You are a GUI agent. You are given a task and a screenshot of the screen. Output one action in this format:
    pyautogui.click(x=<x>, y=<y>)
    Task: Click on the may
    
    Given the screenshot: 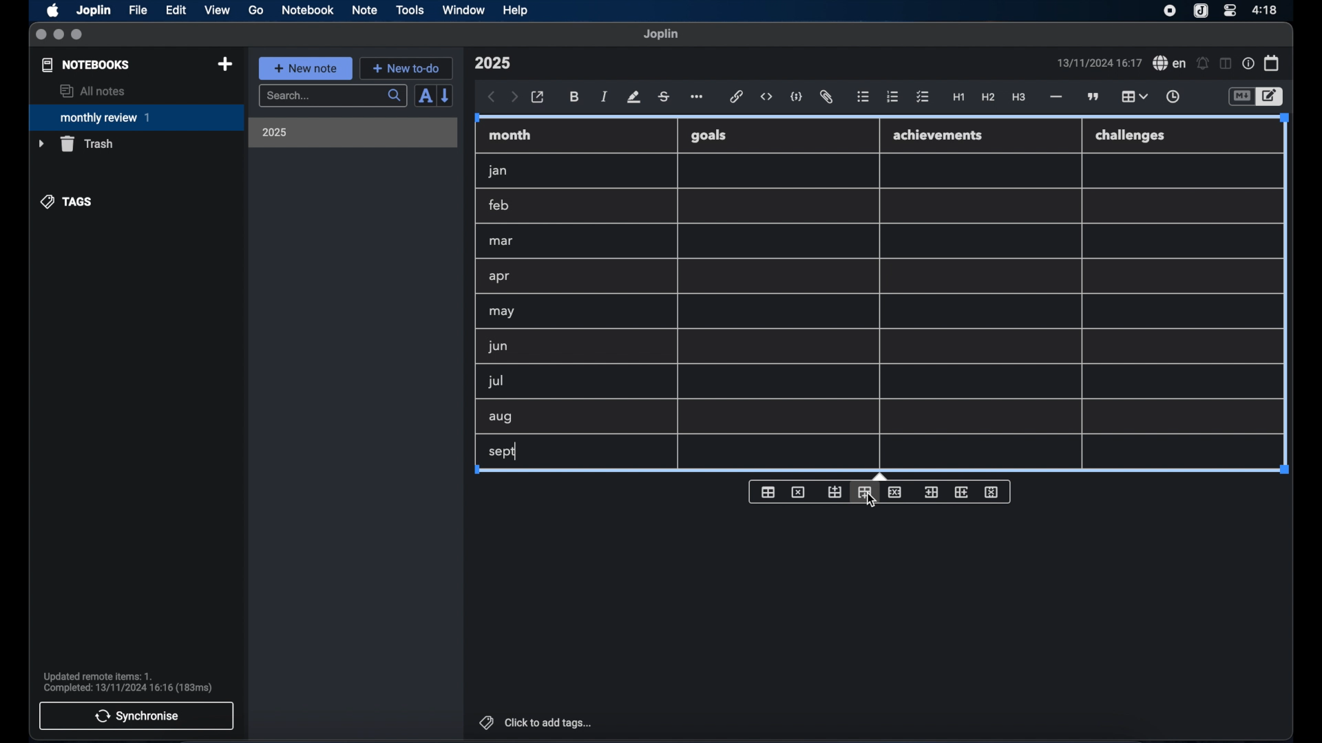 What is the action you would take?
    pyautogui.click(x=501, y=312)
    